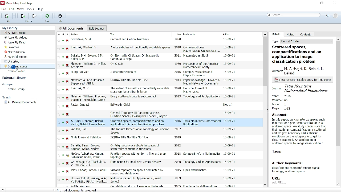  I want to click on date, so click(230, 80).